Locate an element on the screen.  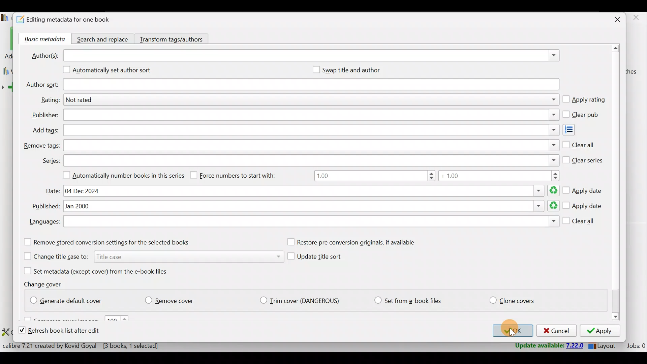
Update is located at coordinates (548, 346).